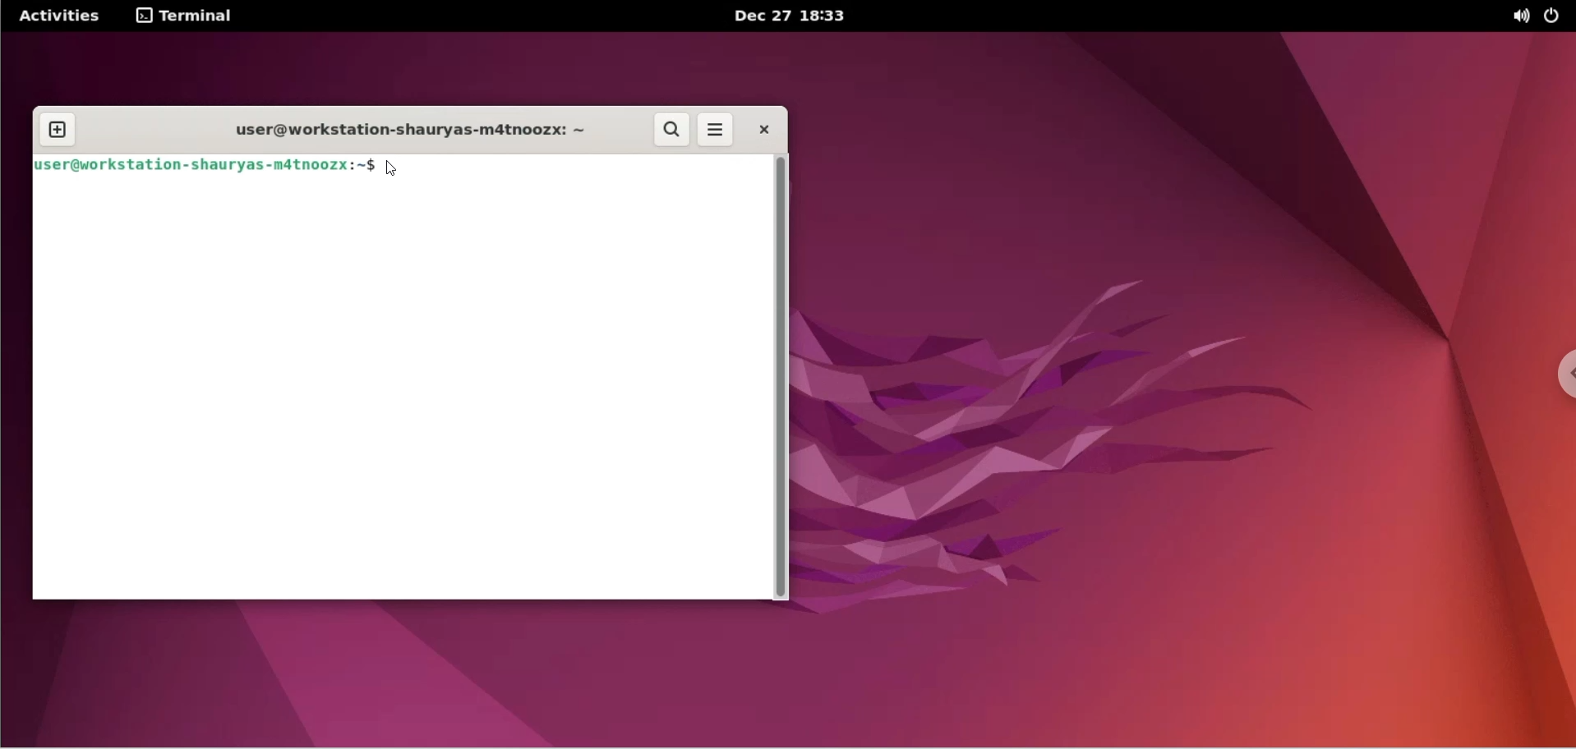 This screenshot has height=749, width=1576. I want to click on Sound options, so click(1517, 16).